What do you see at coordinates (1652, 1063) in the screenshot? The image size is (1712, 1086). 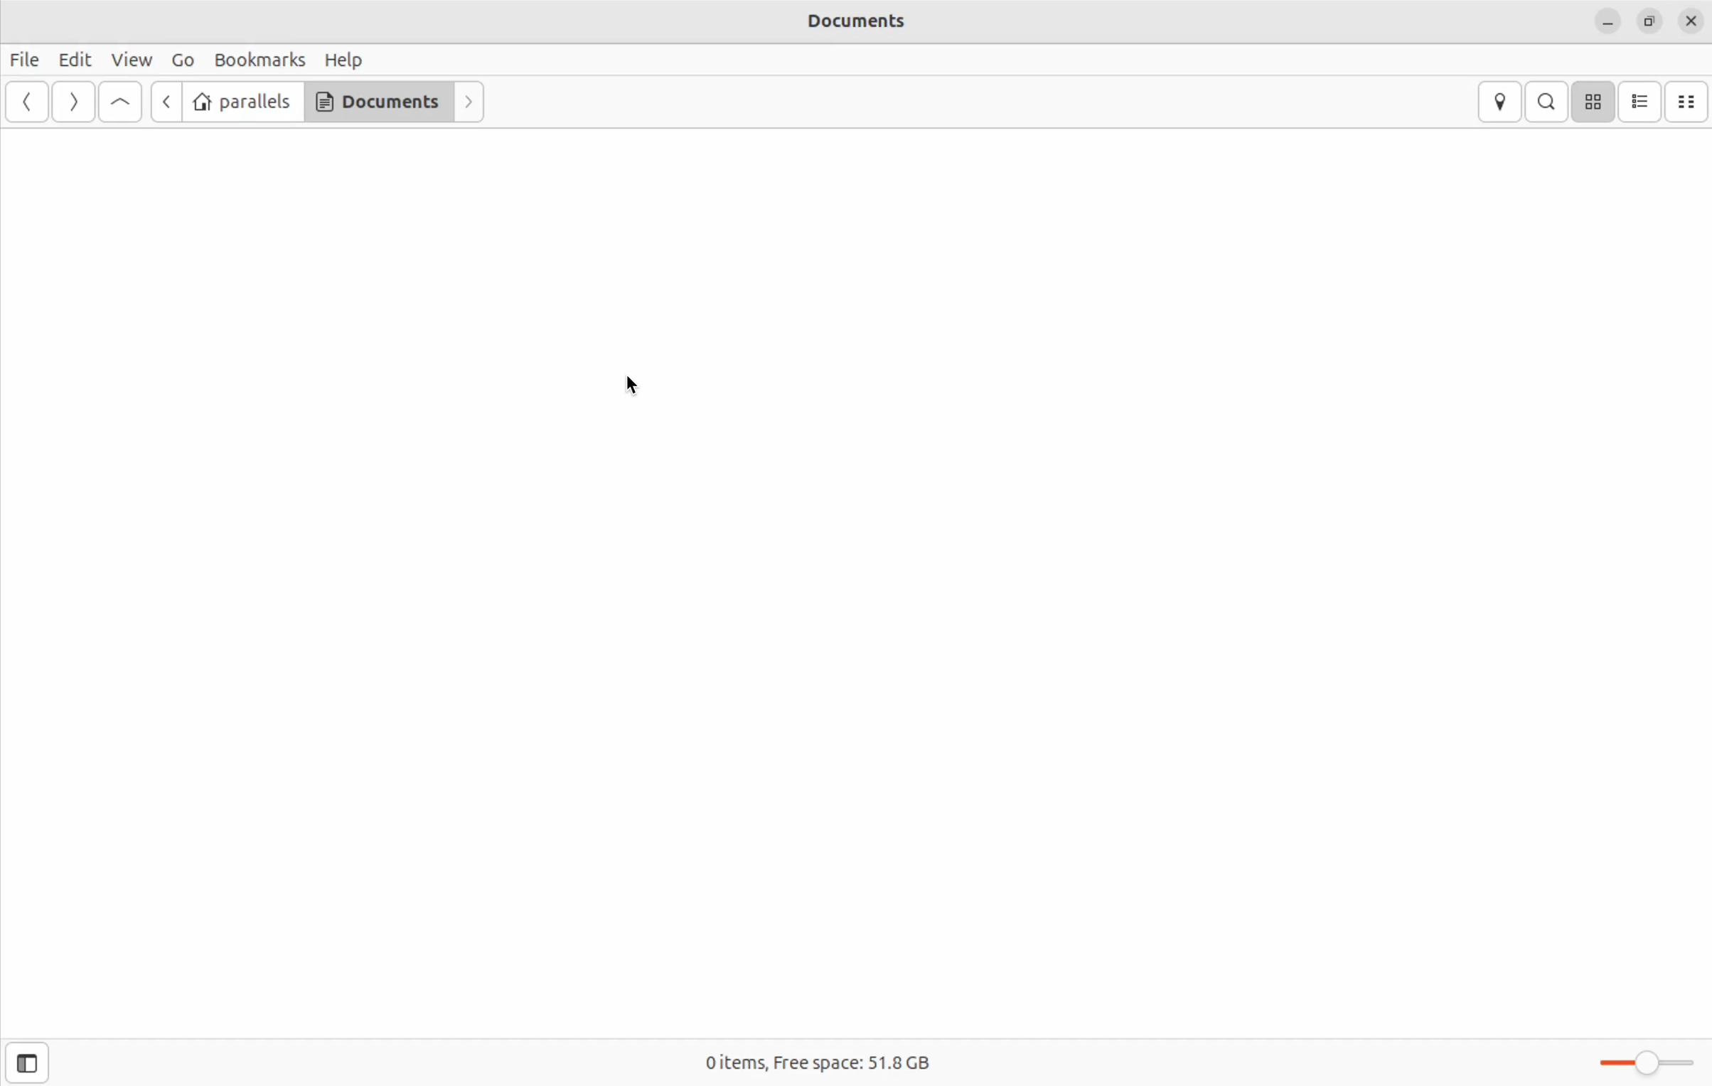 I see `Zoom` at bounding box center [1652, 1063].